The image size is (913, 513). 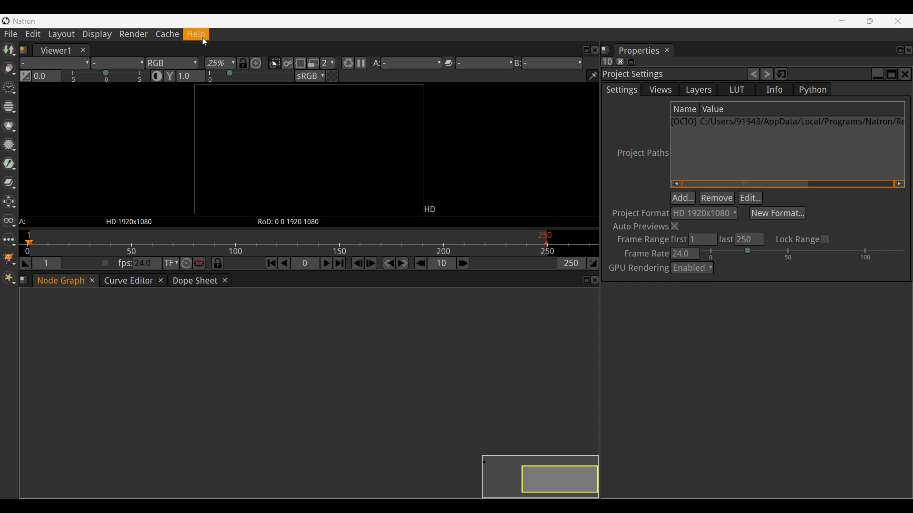 I want to click on Viewer input A, so click(x=407, y=63).